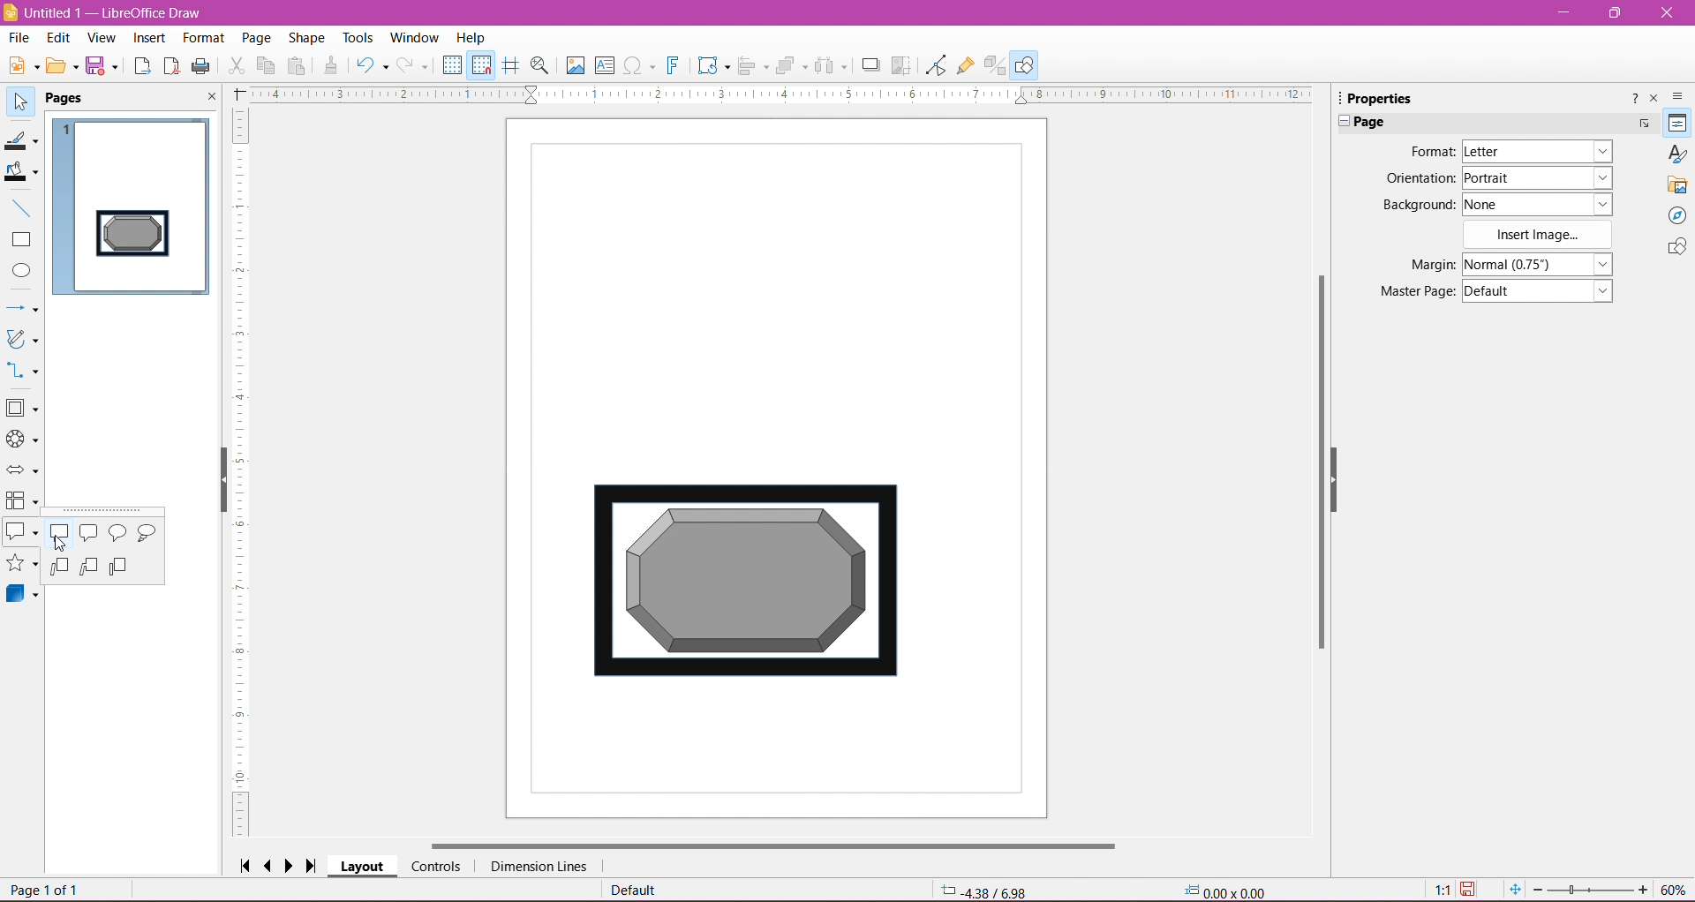 The width and height of the screenshot is (1695, 902). Describe the element at coordinates (63, 68) in the screenshot. I see `Open` at that location.